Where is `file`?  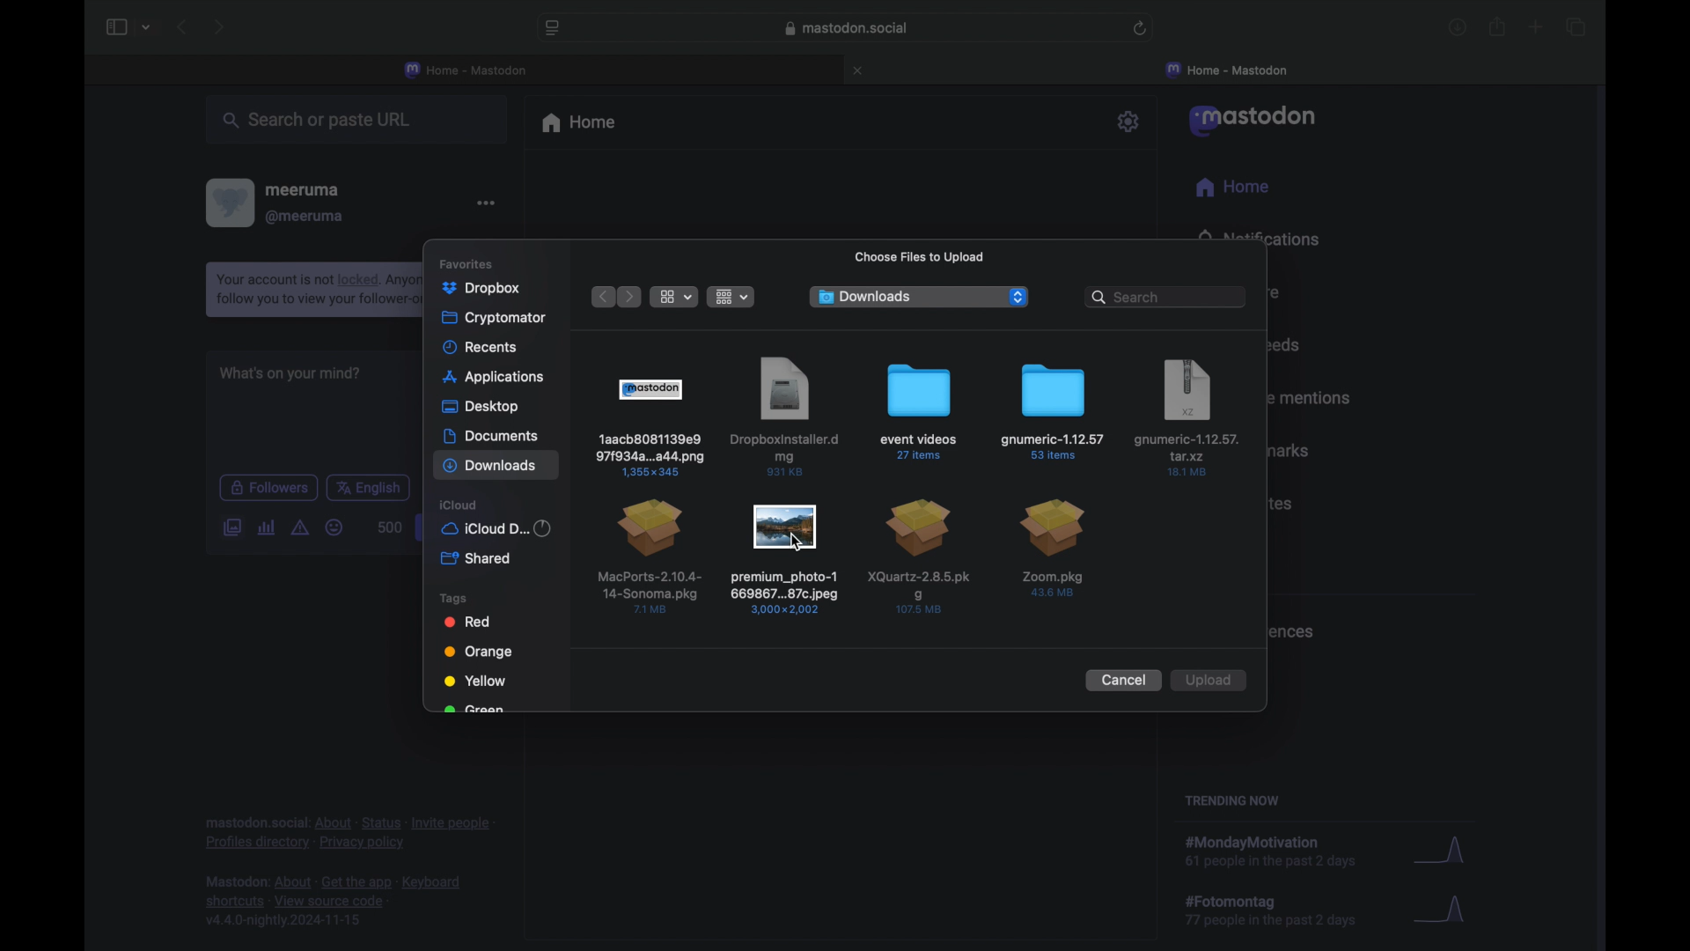 file is located at coordinates (783, 558).